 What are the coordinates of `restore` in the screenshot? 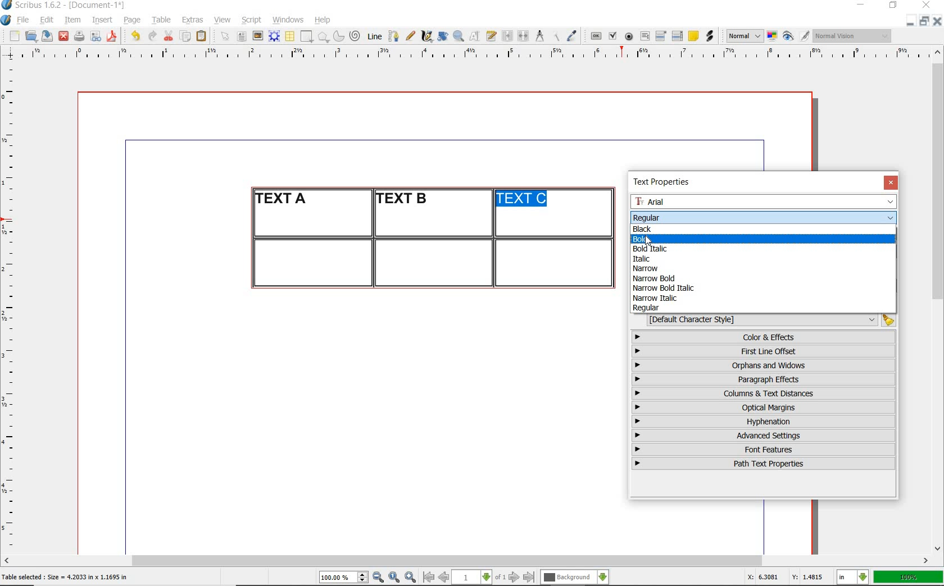 It's located at (924, 20).